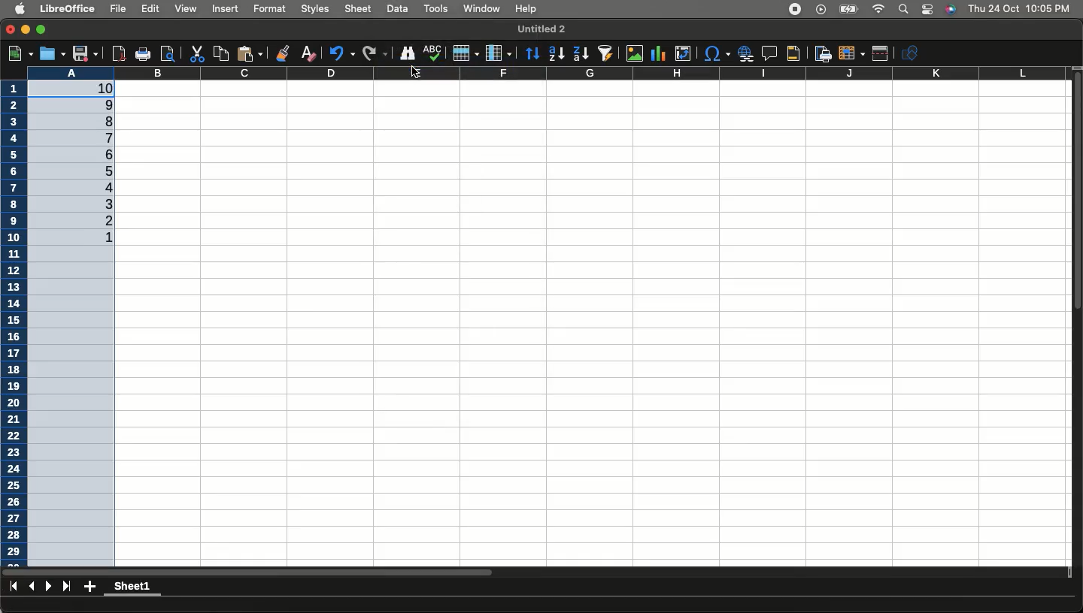 Image resolution: width=1083 pixels, height=613 pixels. Describe the element at coordinates (851, 53) in the screenshot. I see `Freeze rows and columns` at that location.